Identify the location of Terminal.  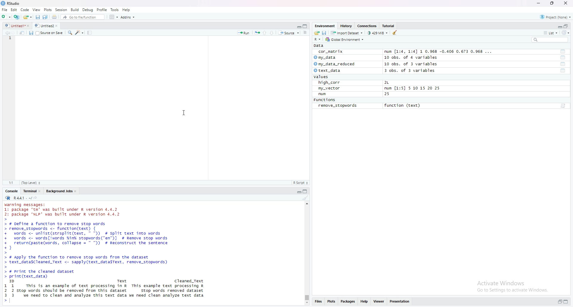
(31, 191).